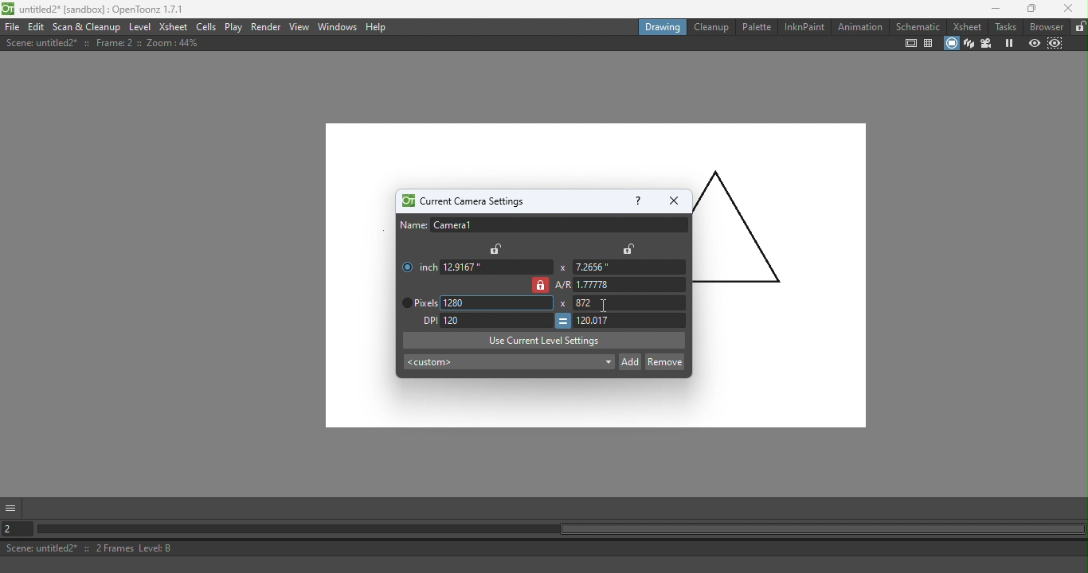 The height and width of the screenshot is (573, 1088). Describe the element at coordinates (969, 44) in the screenshot. I see `3D view` at that location.